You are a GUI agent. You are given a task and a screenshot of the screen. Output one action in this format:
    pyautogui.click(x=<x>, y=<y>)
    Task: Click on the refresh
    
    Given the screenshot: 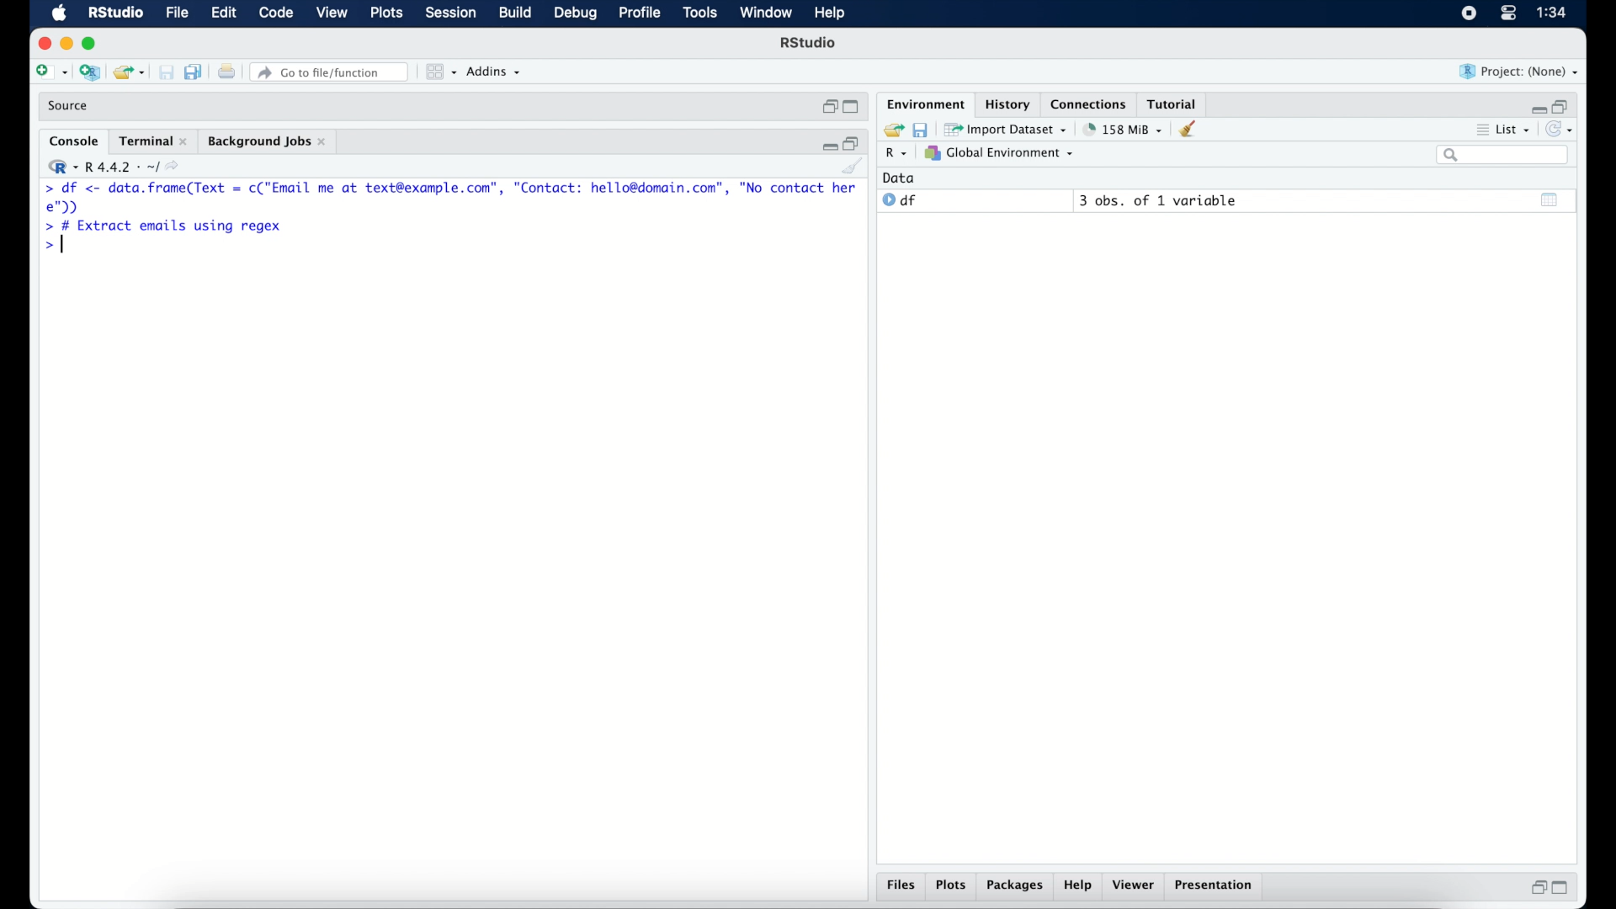 What is the action you would take?
    pyautogui.click(x=1564, y=130)
    